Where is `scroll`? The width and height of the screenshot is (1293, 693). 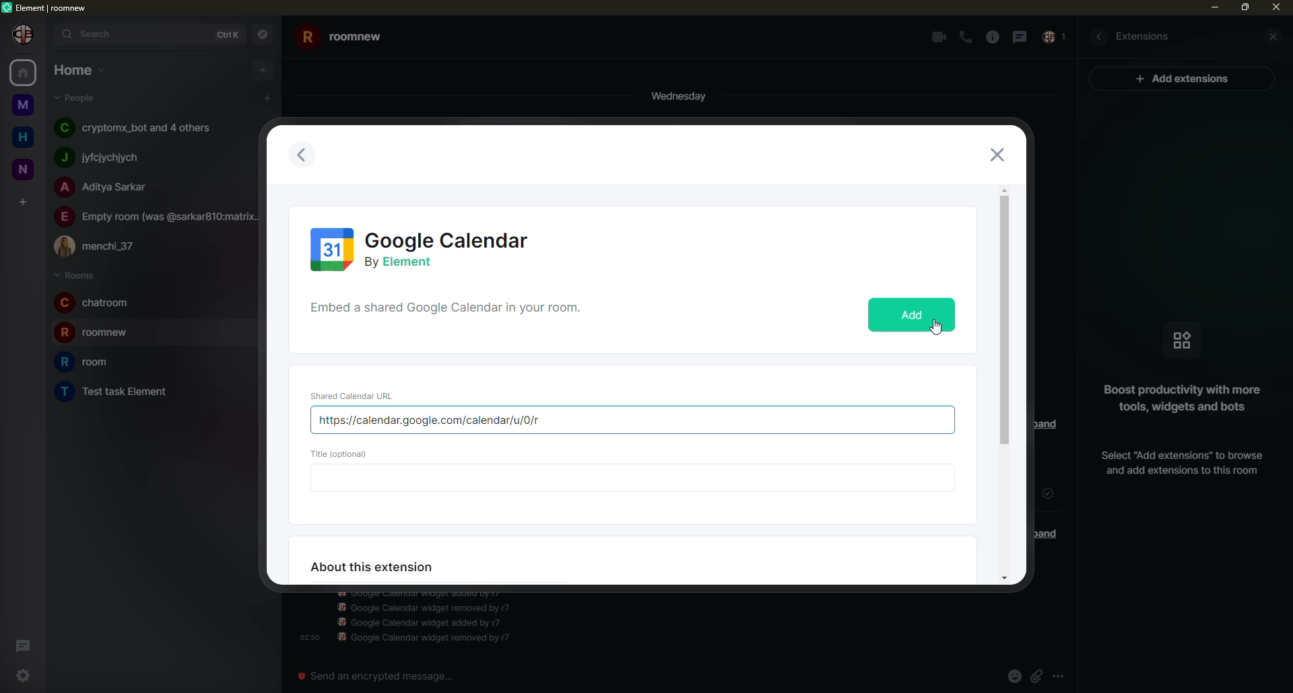 scroll is located at coordinates (1004, 320).